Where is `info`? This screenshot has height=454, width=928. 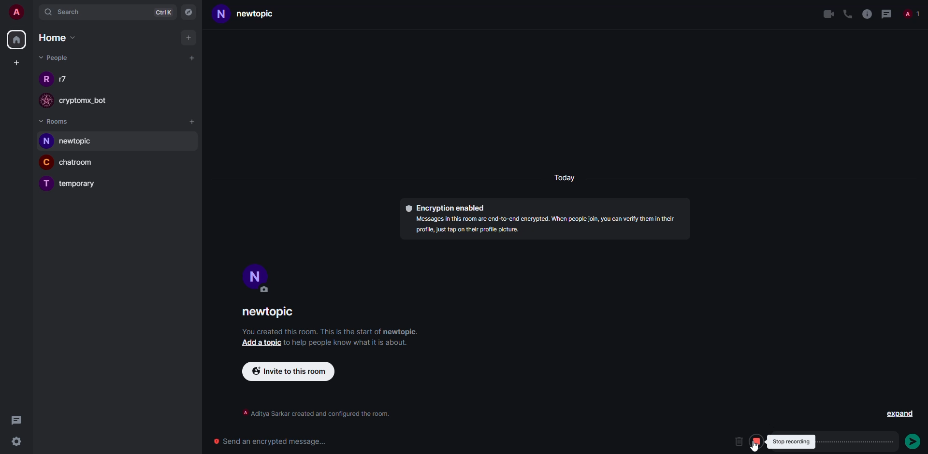
info is located at coordinates (349, 344).